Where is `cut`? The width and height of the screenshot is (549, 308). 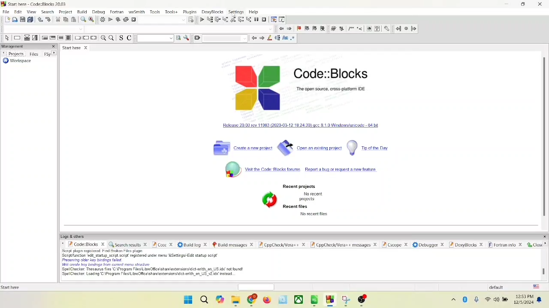
cut is located at coordinates (57, 19).